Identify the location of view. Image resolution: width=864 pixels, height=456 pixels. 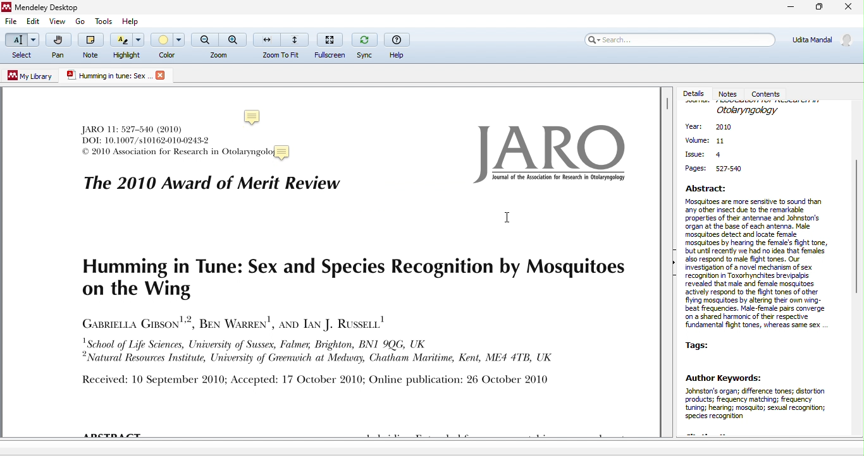
(58, 22).